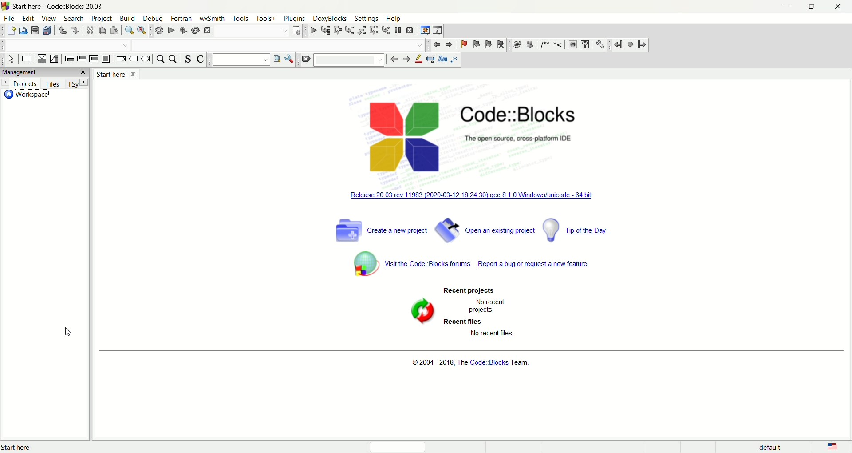 Image resolution: width=852 pixels, height=453 pixels. I want to click on find, so click(128, 30).